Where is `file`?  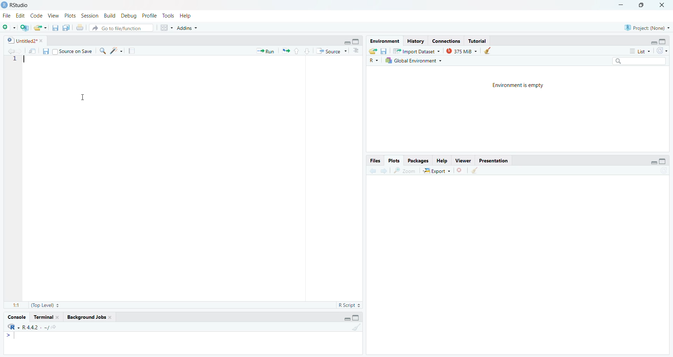 file is located at coordinates (6, 15).